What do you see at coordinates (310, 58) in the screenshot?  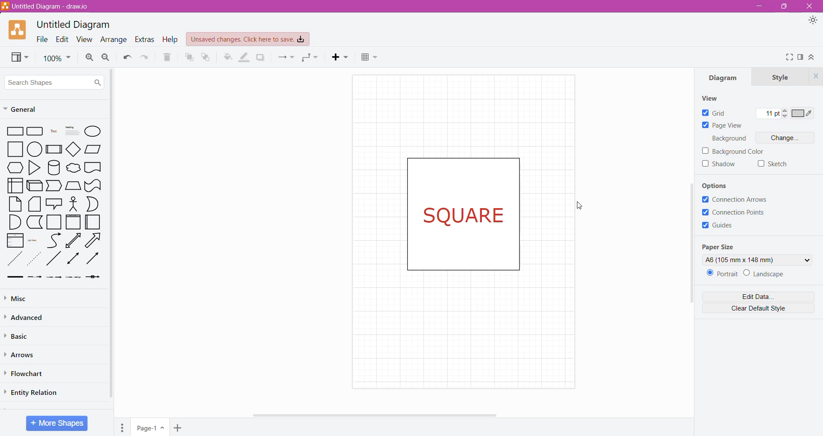 I see `Waypoints` at bounding box center [310, 58].